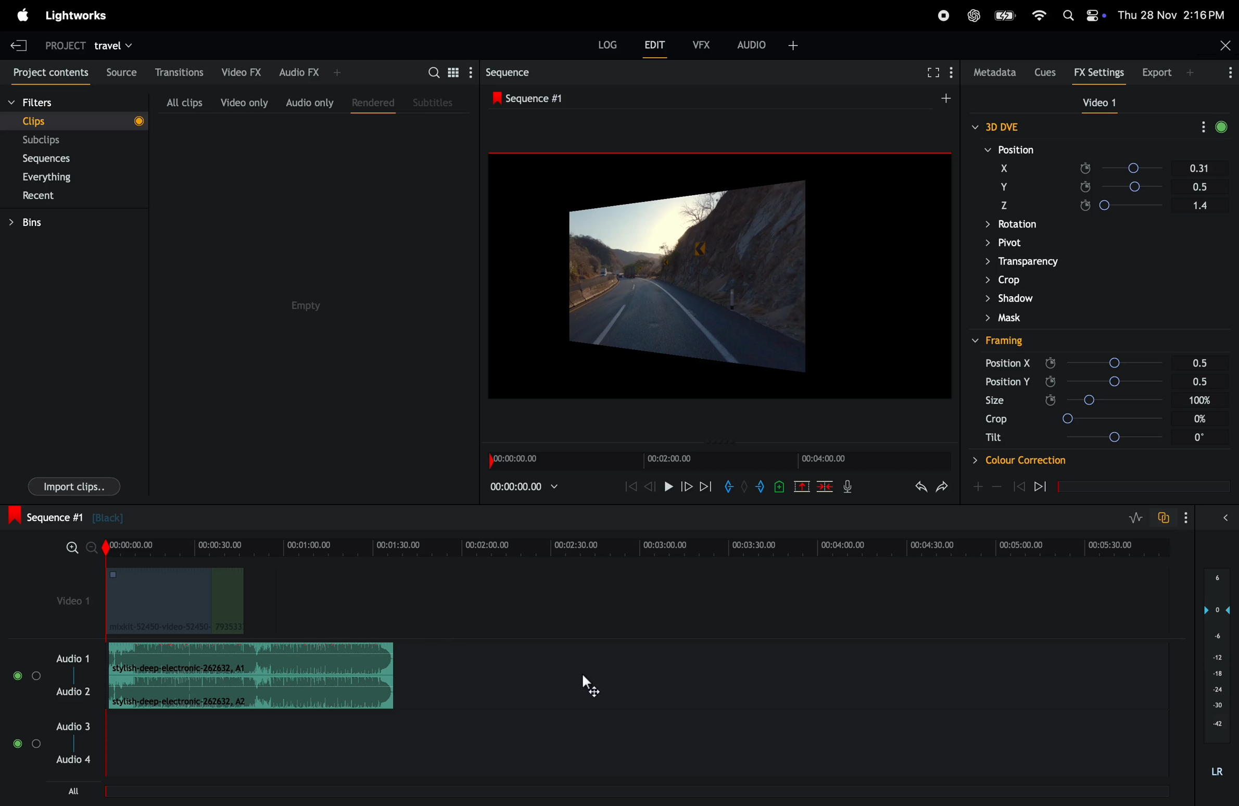 This screenshot has height=806, width=1239. What do you see at coordinates (55, 103) in the screenshot?
I see `filters` at bounding box center [55, 103].